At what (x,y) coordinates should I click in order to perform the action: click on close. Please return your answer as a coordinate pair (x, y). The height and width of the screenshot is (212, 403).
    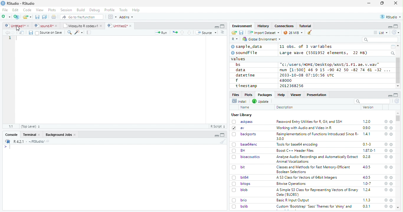
    Looking at the image, I should click on (391, 134).